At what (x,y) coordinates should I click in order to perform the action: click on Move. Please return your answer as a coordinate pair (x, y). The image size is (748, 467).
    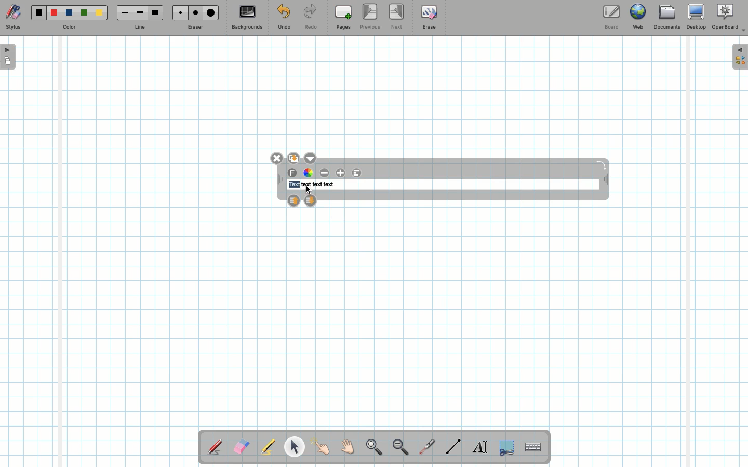
    Looking at the image, I should click on (280, 181).